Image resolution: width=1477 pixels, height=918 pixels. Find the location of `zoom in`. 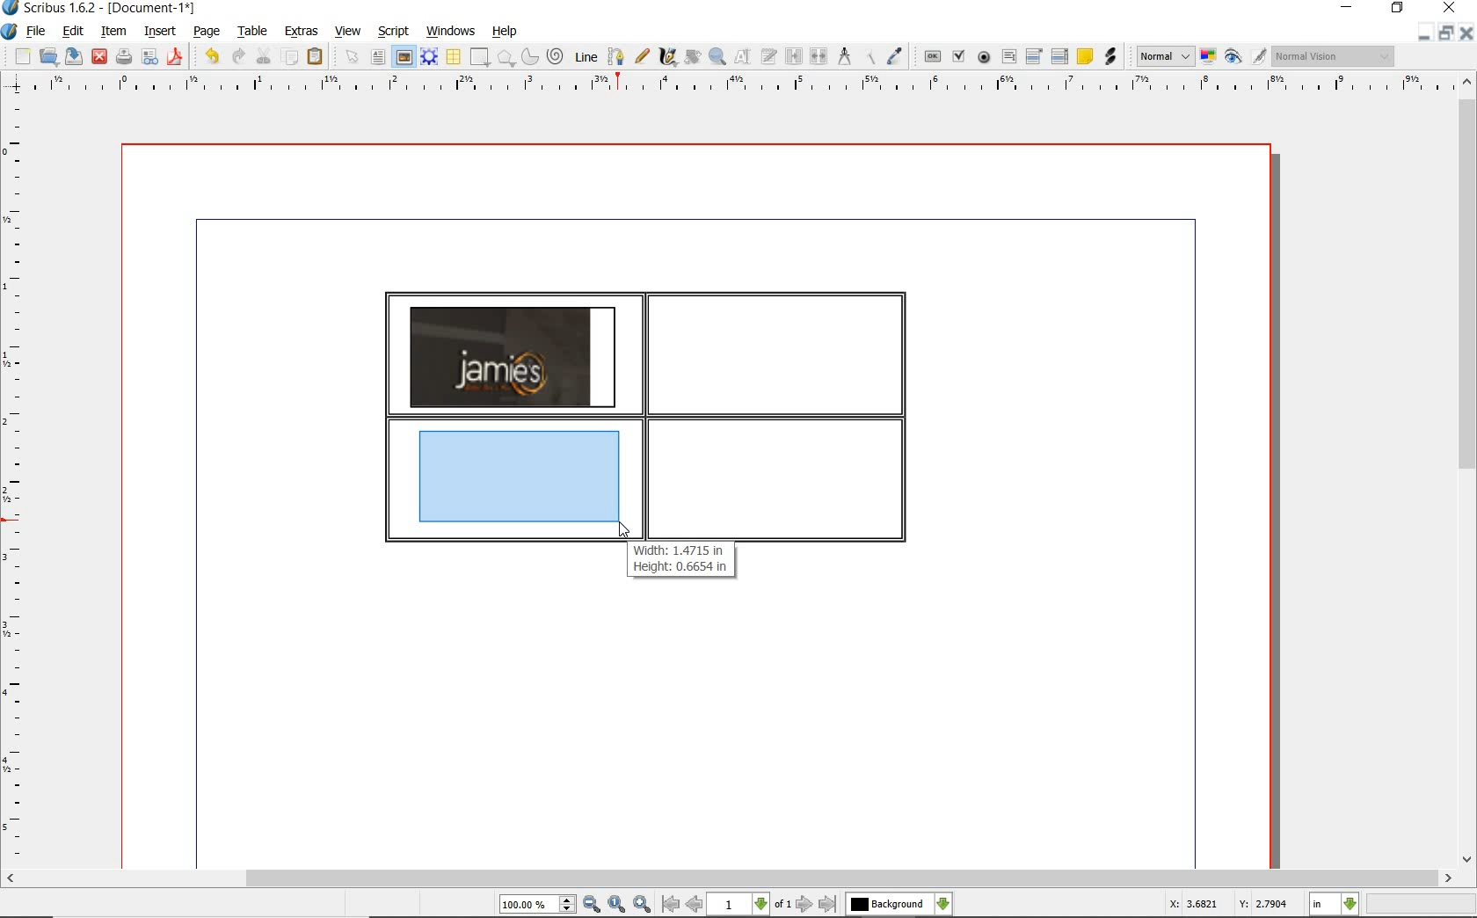

zoom in is located at coordinates (643, 905).